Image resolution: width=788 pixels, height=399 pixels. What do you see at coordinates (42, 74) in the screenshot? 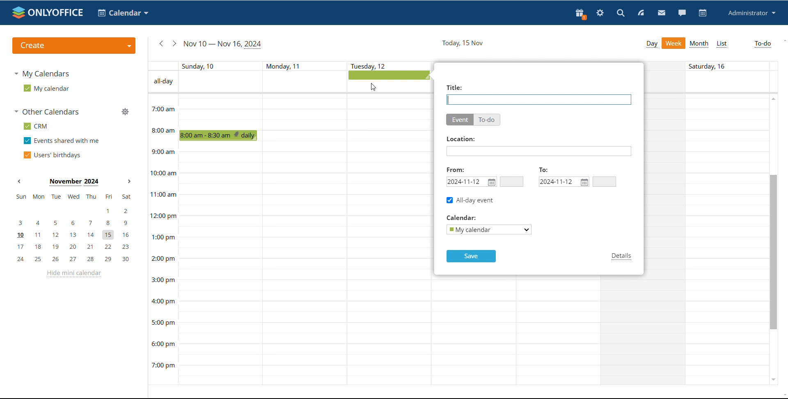
I see `my calendars` at bounding box center [42, 74].